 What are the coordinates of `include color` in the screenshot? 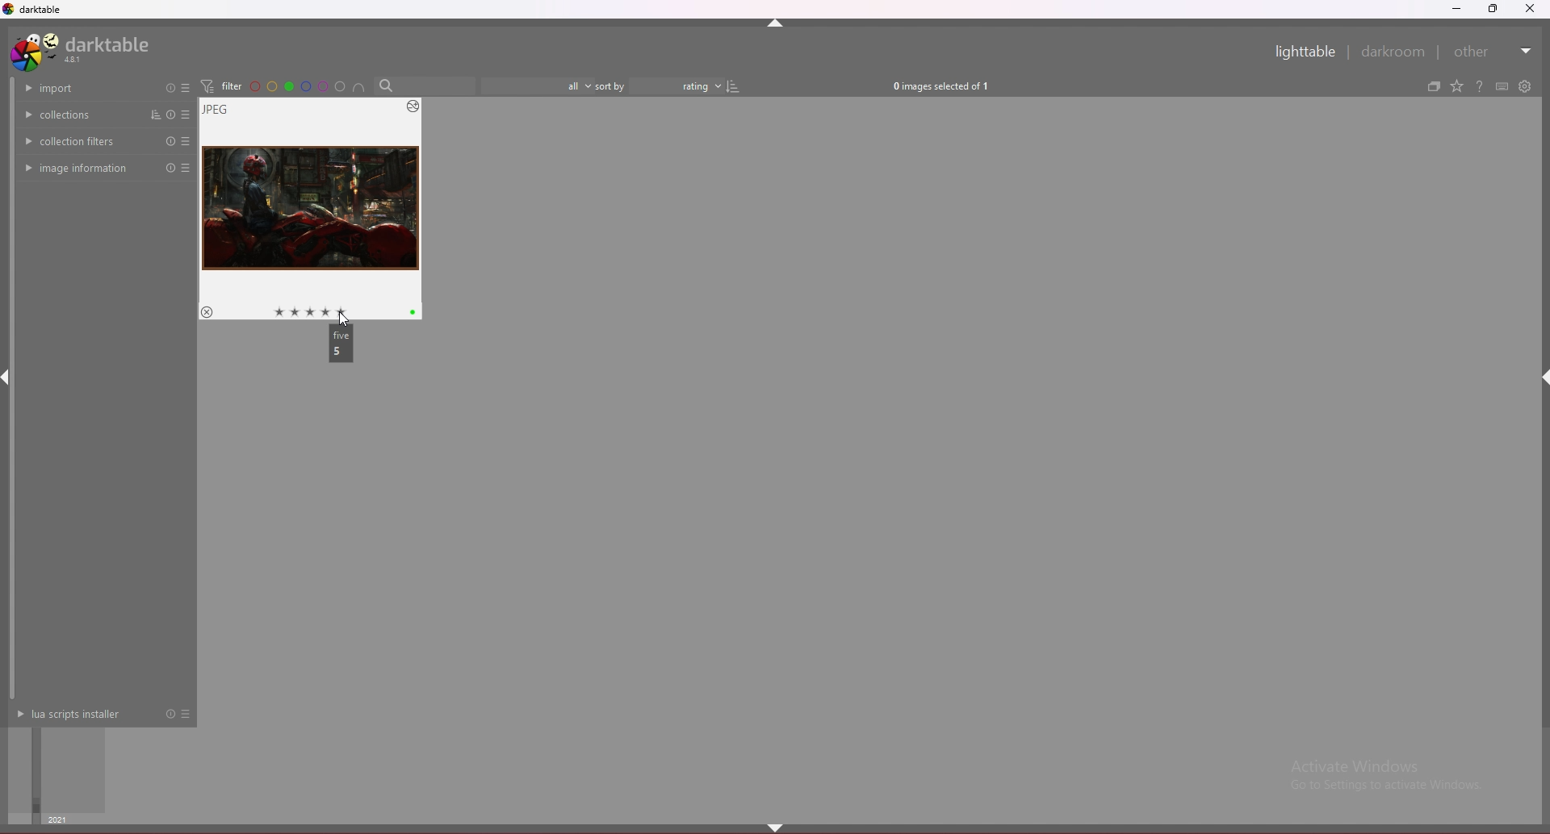 It's located at (358, 87).